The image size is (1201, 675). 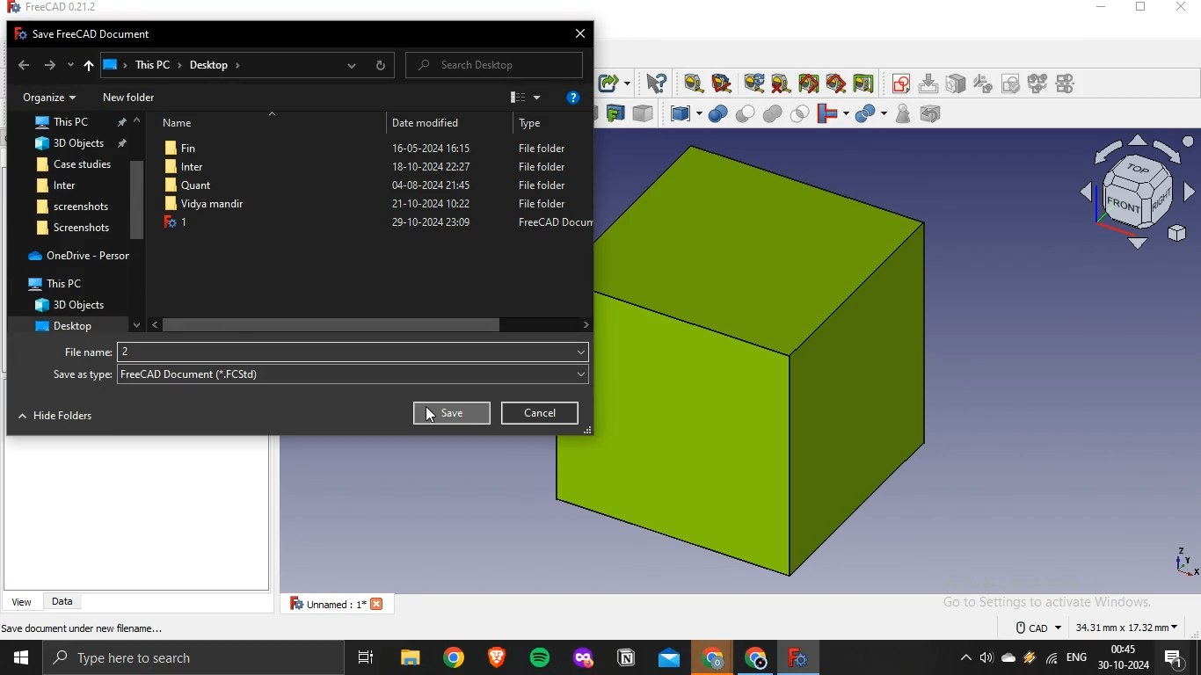 I want to click on make sublink, so click(x=613, y=82).